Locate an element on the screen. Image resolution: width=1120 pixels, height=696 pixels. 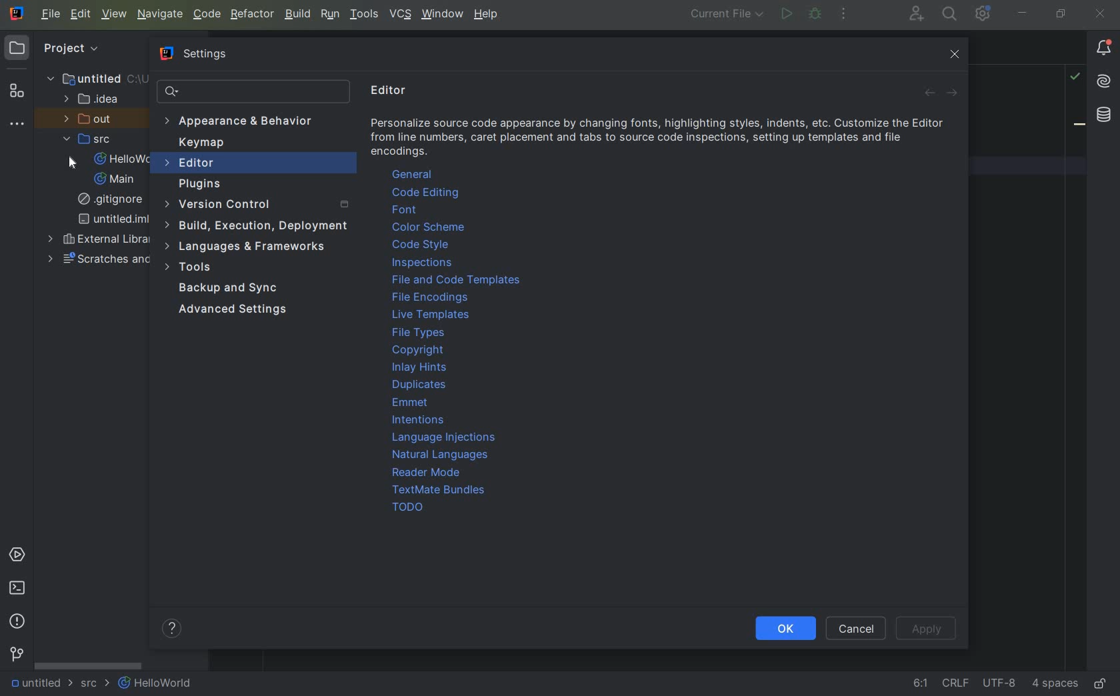
version control is located at coordinates (219, 206).